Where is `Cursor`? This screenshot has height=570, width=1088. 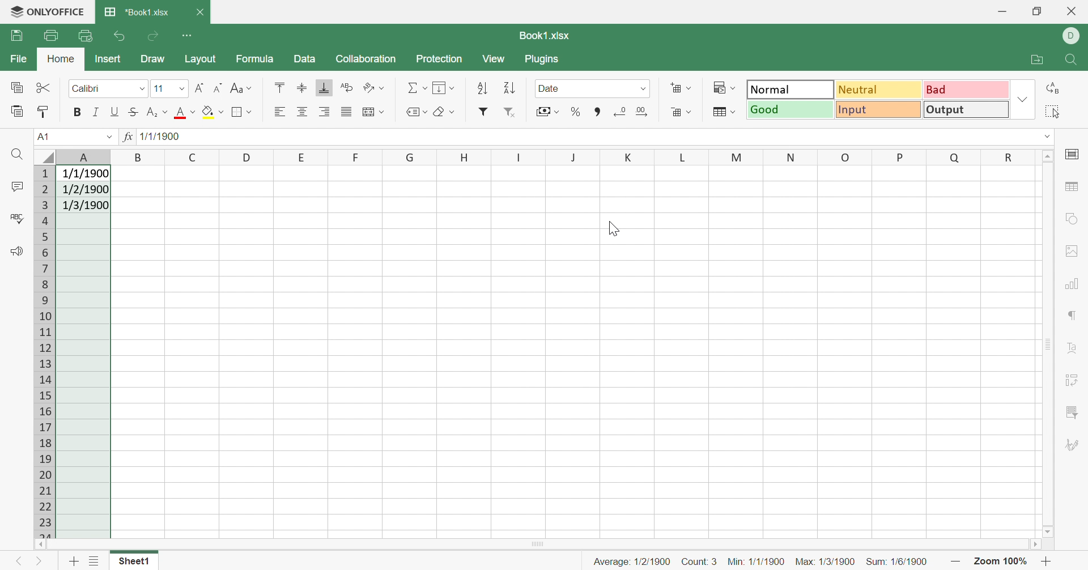 Cursor is located at coordinates (614, 229).